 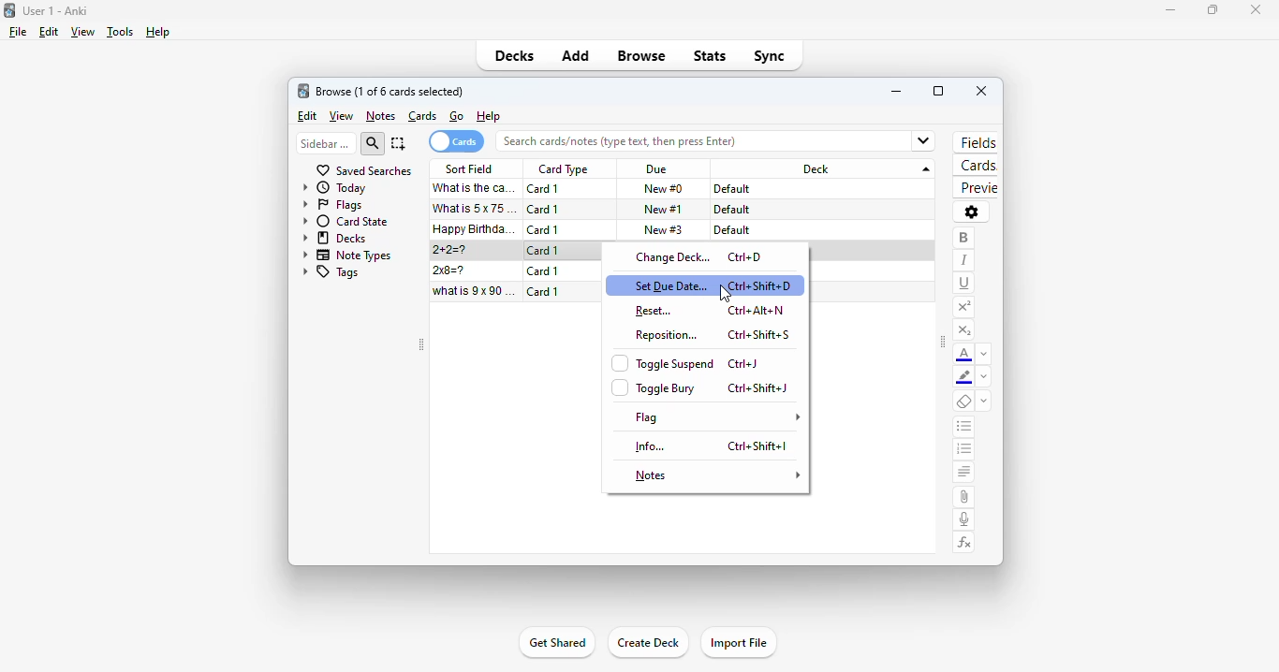 What do you see at coordinates (399, 143) in the screenshot?
I see `select` at bounding box center [399, 143].